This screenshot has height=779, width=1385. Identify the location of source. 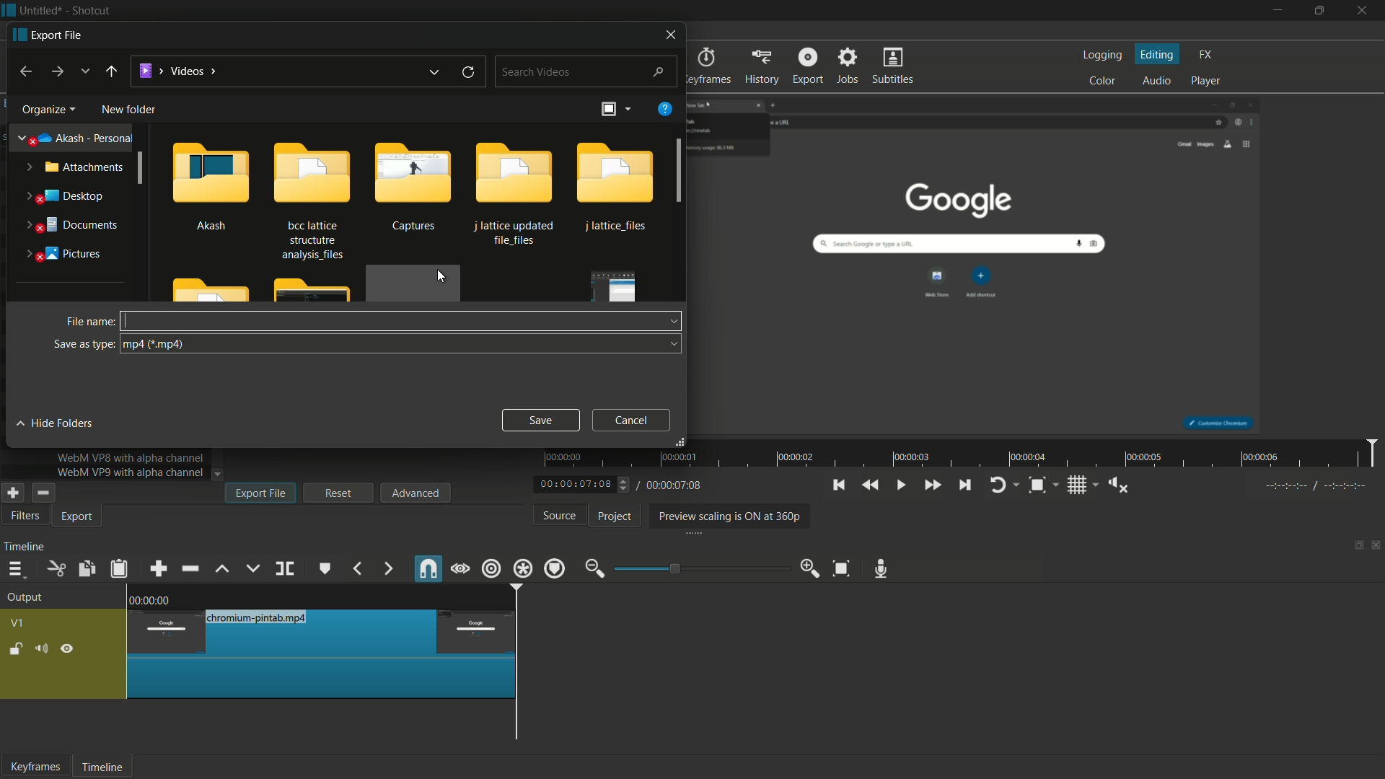
(560, 515).